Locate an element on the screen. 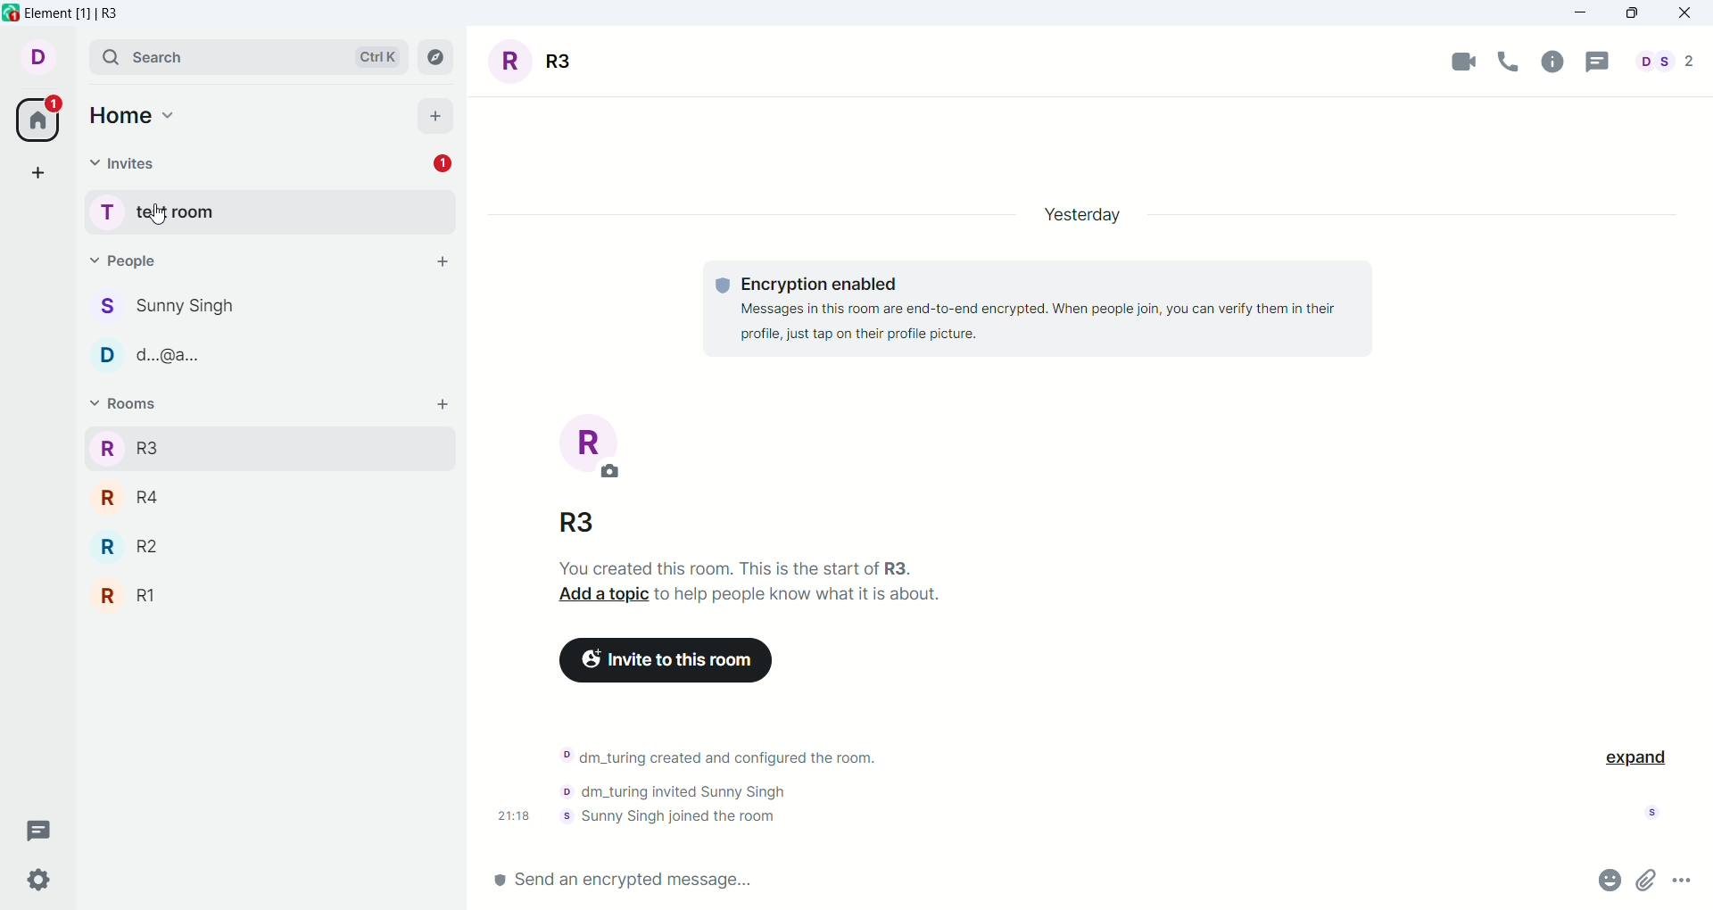 Image resolution: width=1713 pixels, height=910 pixels. voice call is located at coordinates (1509, 61).